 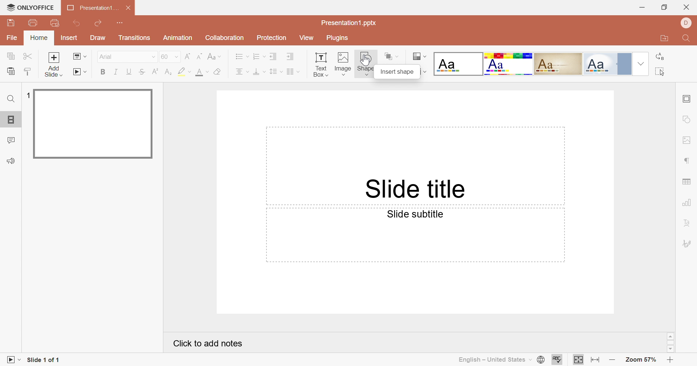 I want to click on Feedback and support, so click(x=11, y=161).